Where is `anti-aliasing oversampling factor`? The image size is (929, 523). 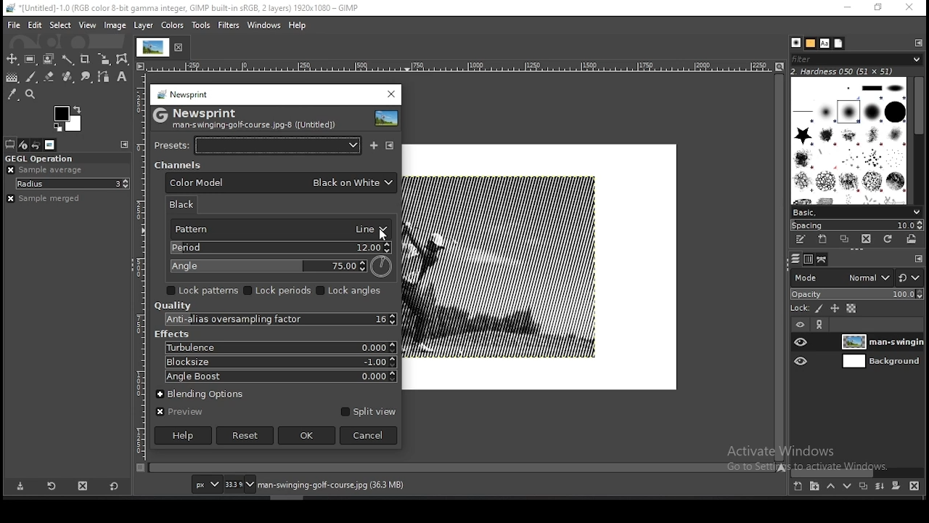
anti-aliasing oversampling factor is located at coordinates (275, 320).